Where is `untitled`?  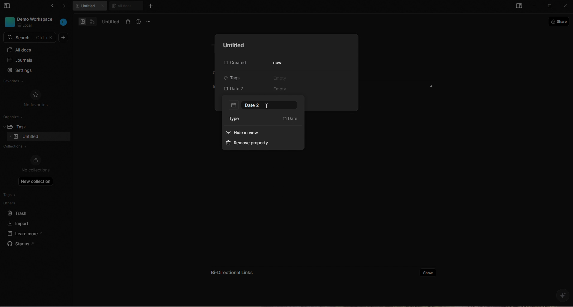
untitled is located at coordinates (232, 45).